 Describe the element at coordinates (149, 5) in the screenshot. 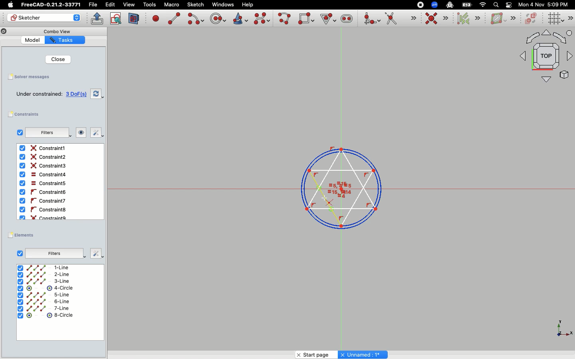

I see `Tools` at that location.